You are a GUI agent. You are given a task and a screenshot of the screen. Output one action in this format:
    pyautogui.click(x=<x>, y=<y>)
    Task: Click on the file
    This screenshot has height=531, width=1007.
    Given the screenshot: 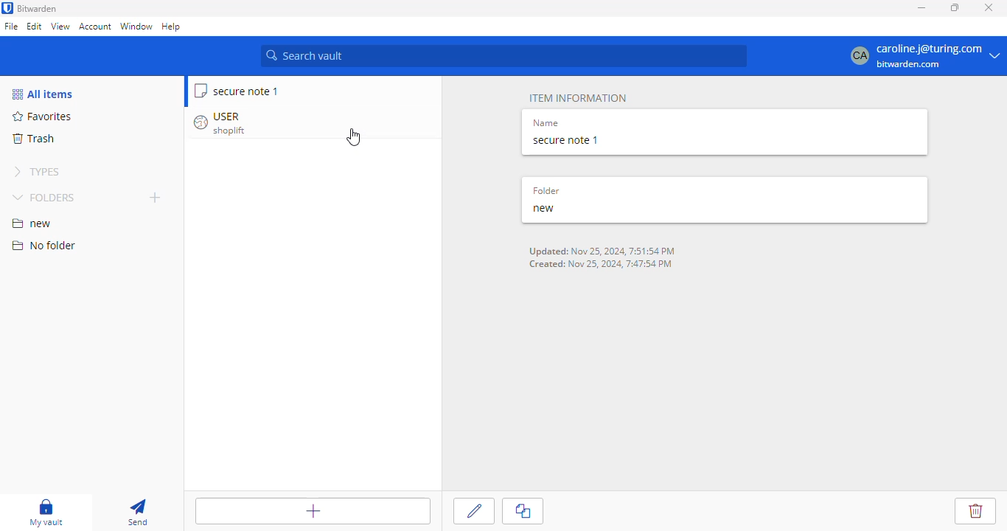 What is the action you would take?
    pyautogui.click(x=11, y=26)
    